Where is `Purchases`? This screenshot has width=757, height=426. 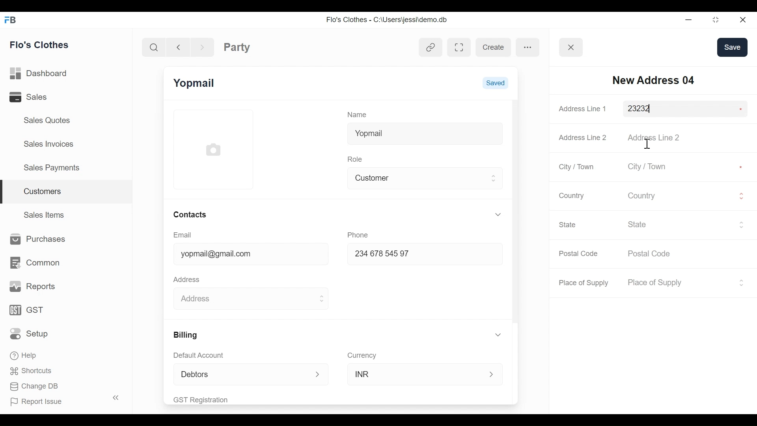 Purchases is located at coordinates (35, 239).